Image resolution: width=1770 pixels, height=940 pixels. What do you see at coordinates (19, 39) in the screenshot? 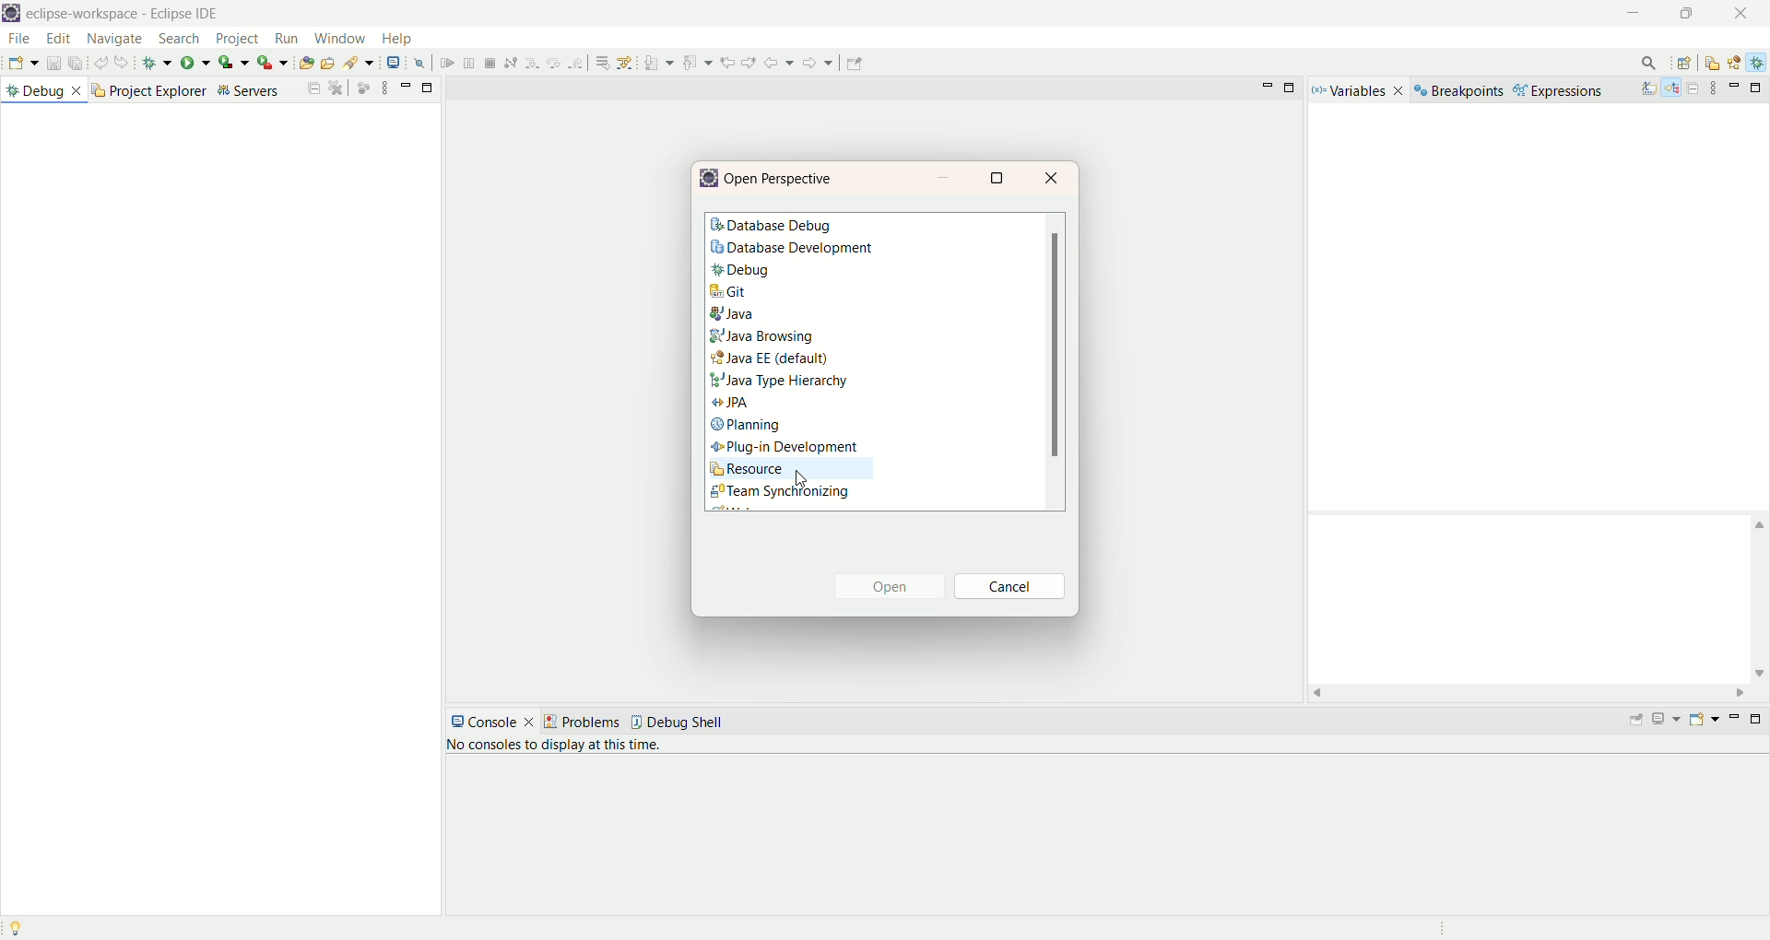
I see `file` at bounding box center [19, 39].